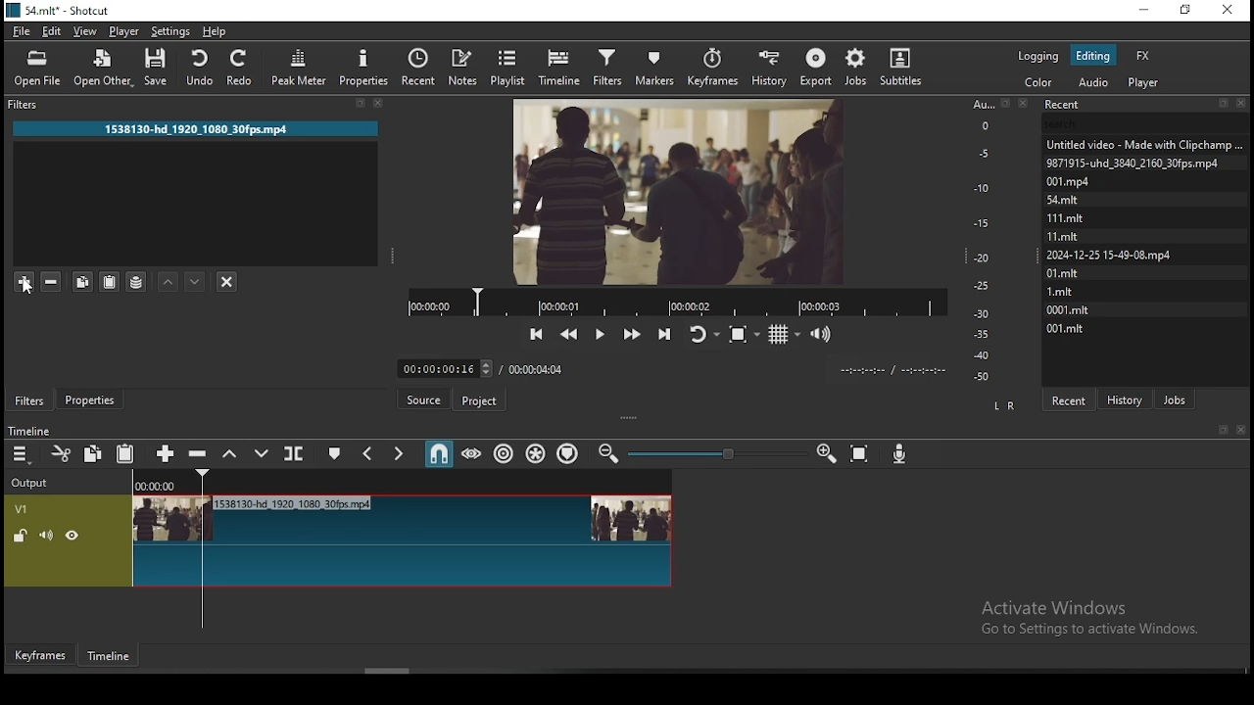 This screenshot has height=705, width=1254. I want to click on skip to the previous point, so click(537, 335).